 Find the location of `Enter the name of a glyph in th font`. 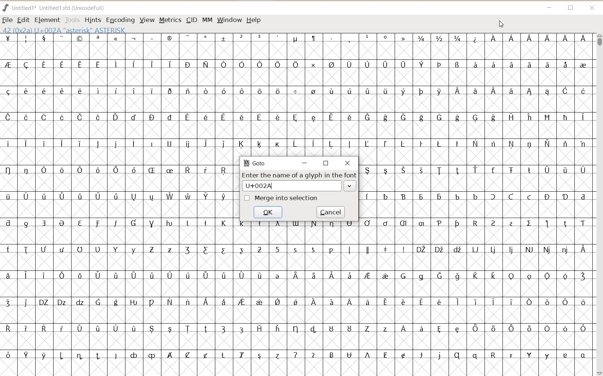

Enter the name of a glyph in th font is located at coordinates (299, 175).